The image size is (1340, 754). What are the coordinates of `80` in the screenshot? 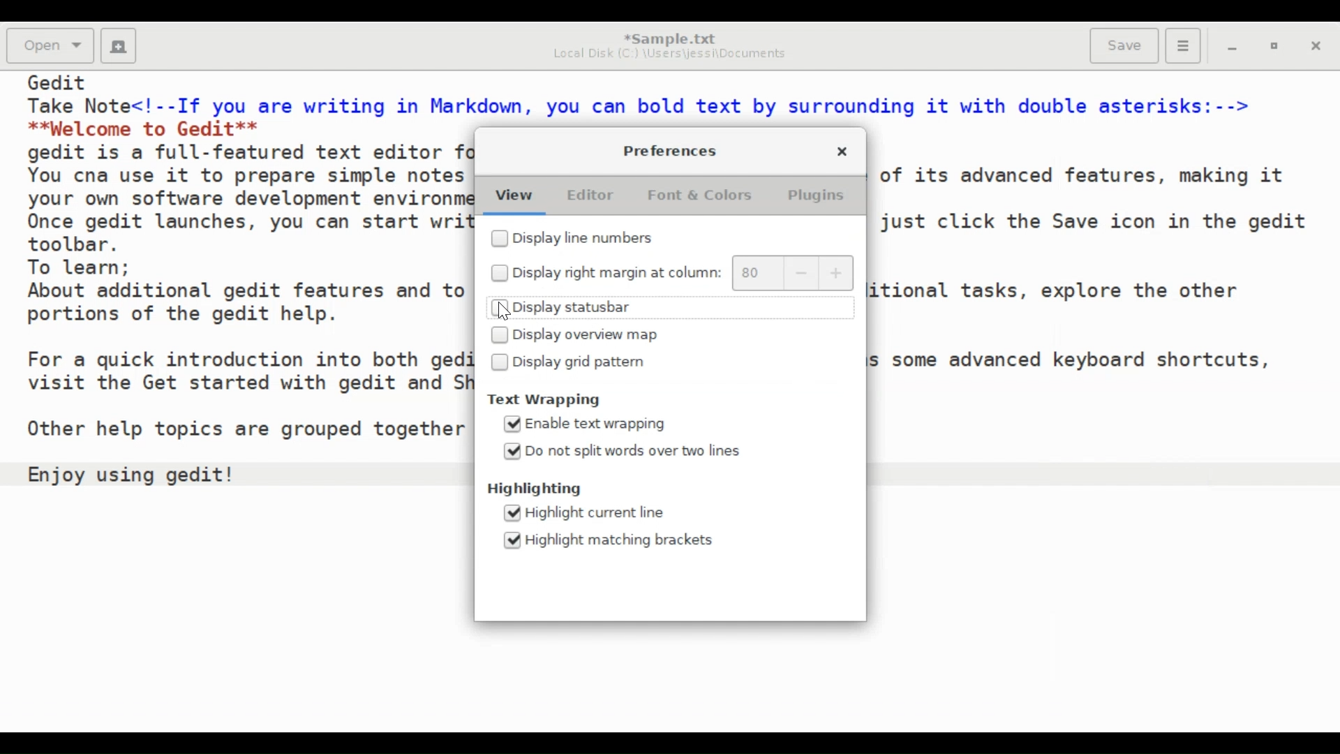 It's located at (757, 272).